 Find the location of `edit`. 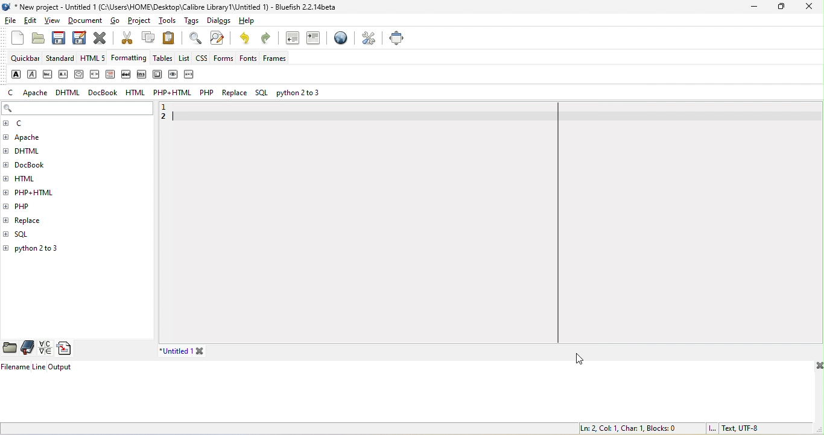

edit is located at coordinates (32, 22).